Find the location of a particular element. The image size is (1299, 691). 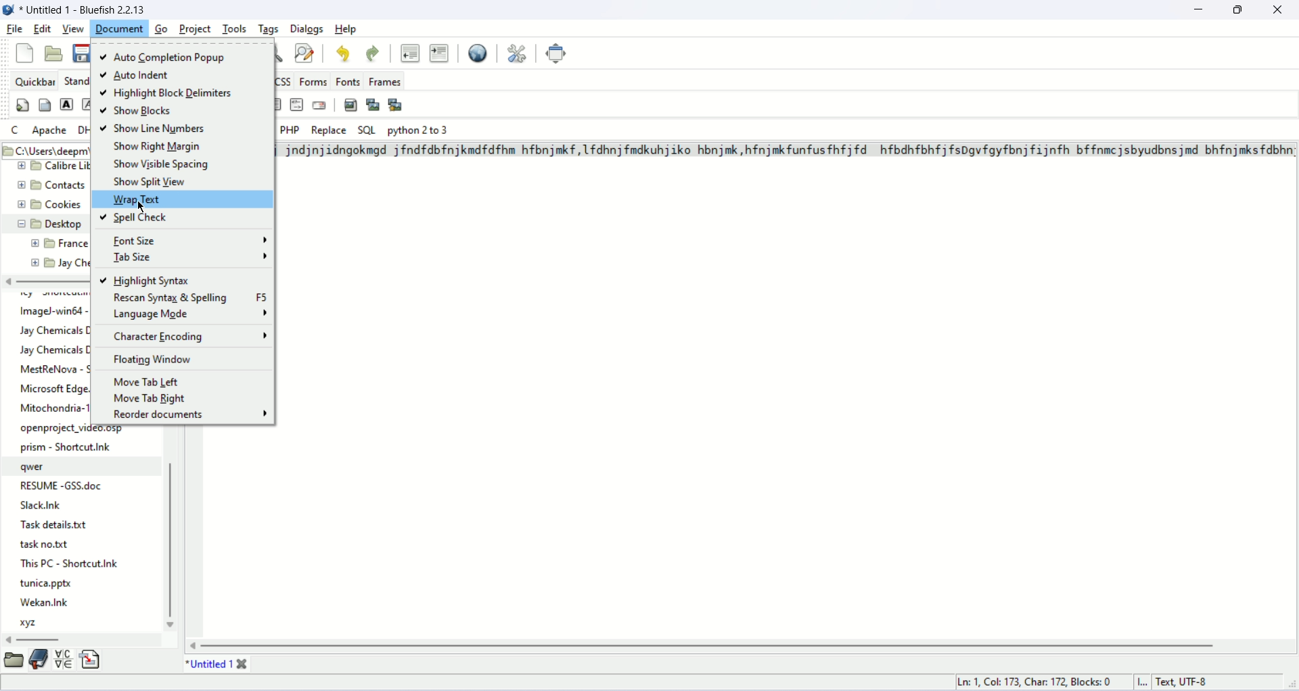

task no.txt is located at coordinates (45, 546).